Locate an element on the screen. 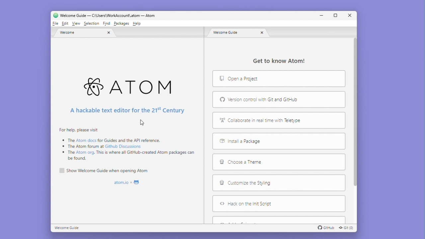 This screenshot has width=425, height=239. Welcome is located at coordinates (85, 33).